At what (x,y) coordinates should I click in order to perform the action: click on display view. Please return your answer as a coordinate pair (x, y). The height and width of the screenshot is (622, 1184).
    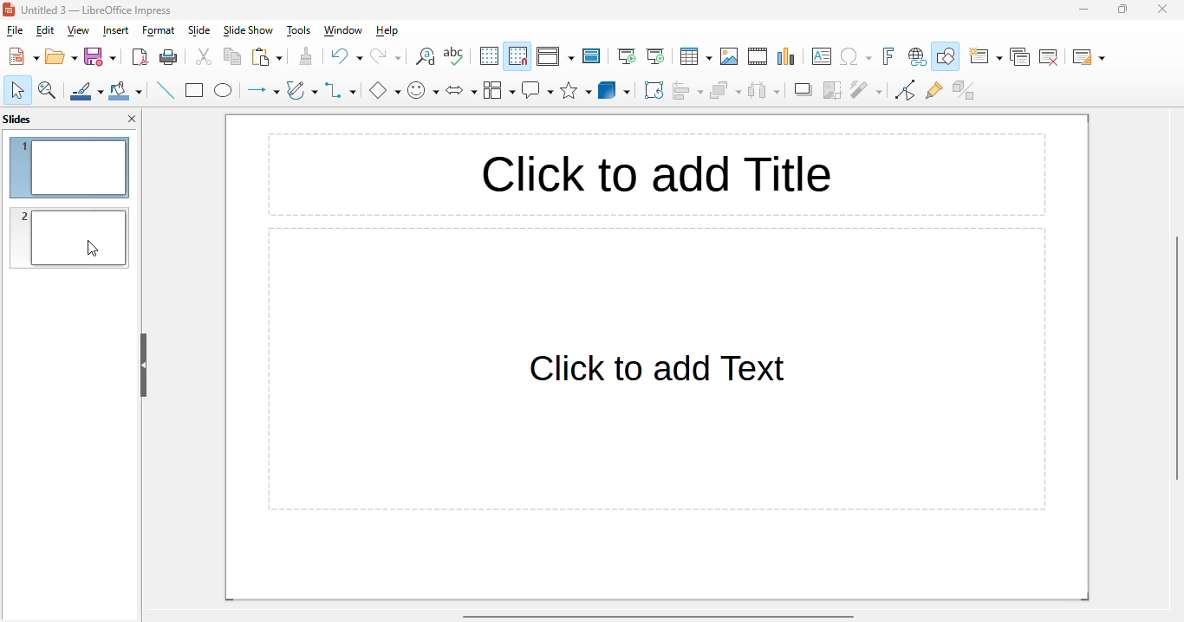
    Looking at the image, I should click on (555, 56).